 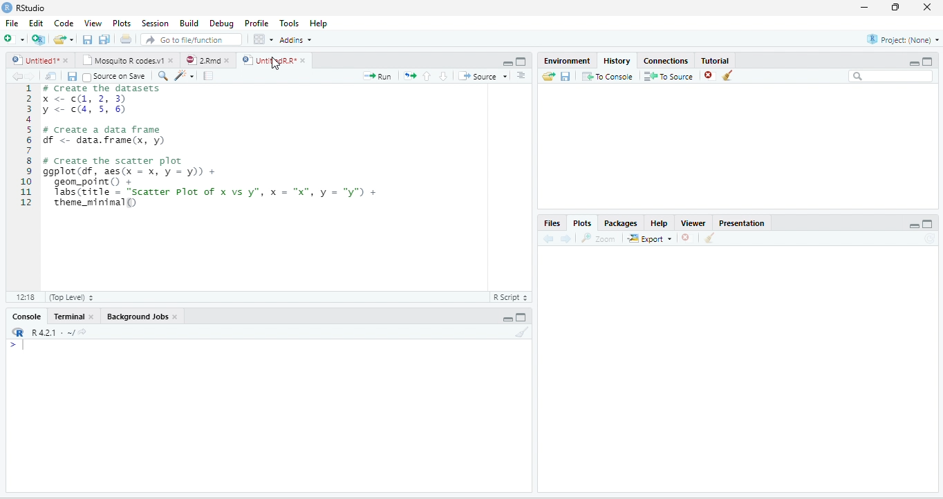 I want to click on To Console, so click(x=608, y=77).